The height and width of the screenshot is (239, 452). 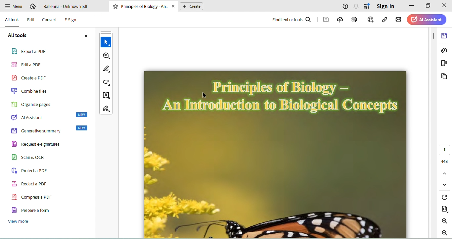 What do you see at coordinates (386, 20) in the screenshot?
I see `get a link to this document to share with others` at bounding box center [386, 20].